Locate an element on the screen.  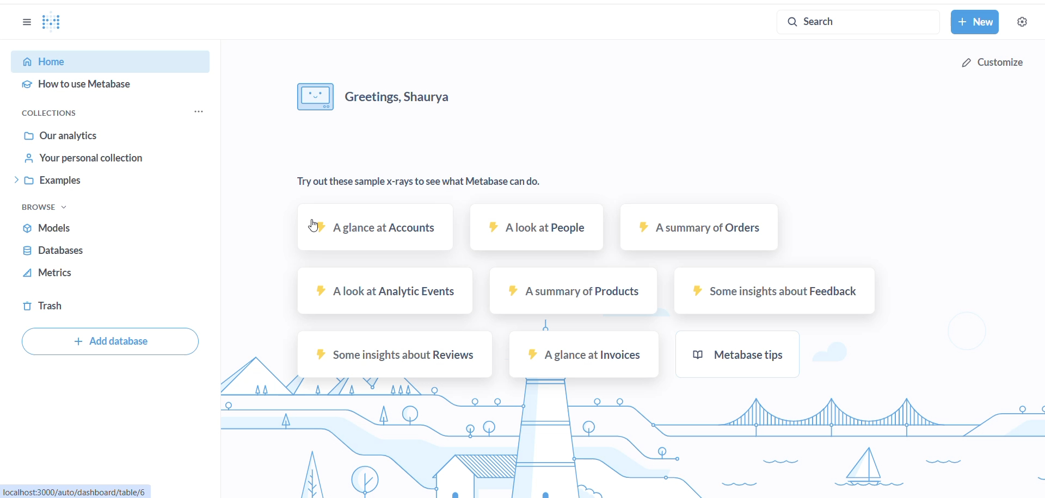
URL is located at coordinates (78, 491).